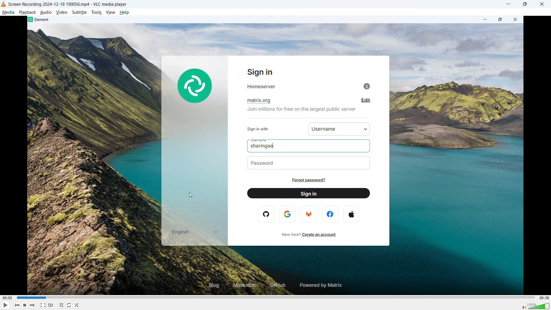 This screenshot has height=310, width=551. Describe the element at coordinates (263, 72) in the screenshot. I see `Signin` at that location.